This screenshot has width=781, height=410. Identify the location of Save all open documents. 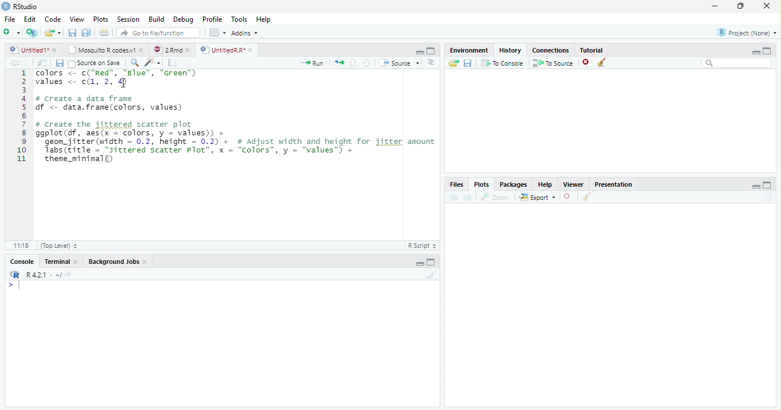
(87, 33).